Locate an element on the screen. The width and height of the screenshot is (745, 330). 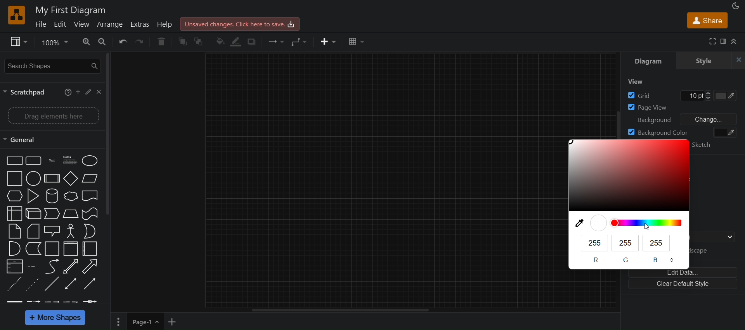
scractpad is located at coordinates (28, 93).